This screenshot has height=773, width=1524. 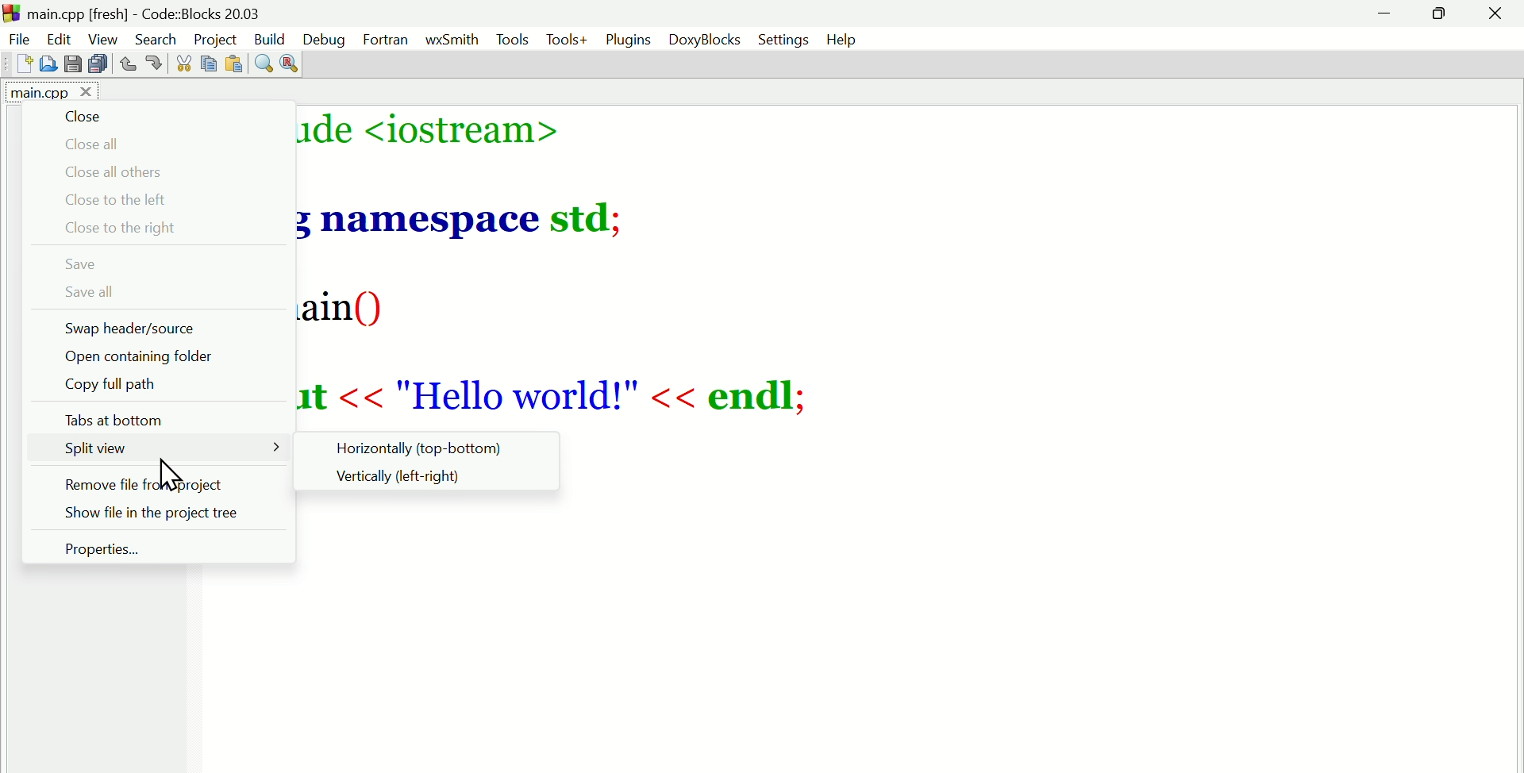 I want to click on Copy full path, so click(x=118, y=388).